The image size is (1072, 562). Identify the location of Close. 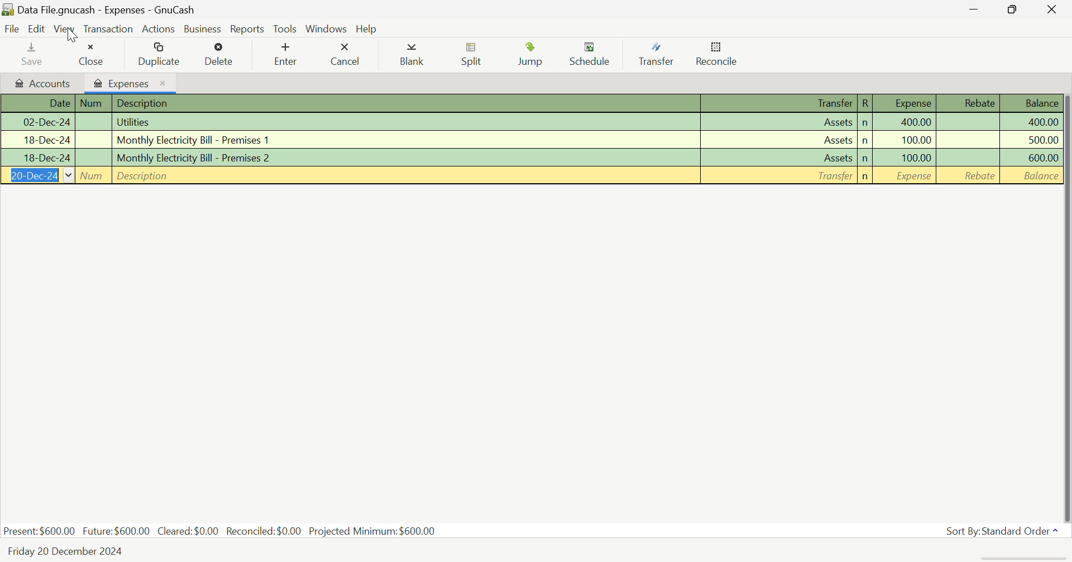
(1052, 9).